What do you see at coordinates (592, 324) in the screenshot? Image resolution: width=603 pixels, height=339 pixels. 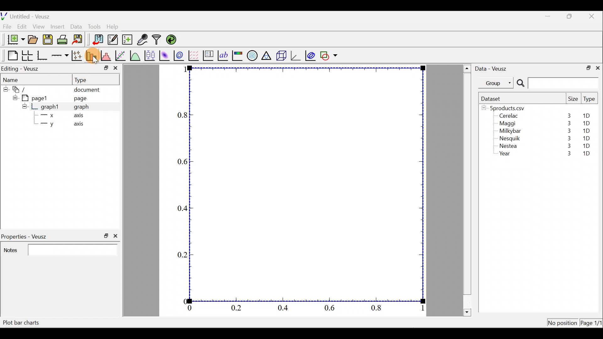 I see `Page 1/11` at bounding box center [592, 324].